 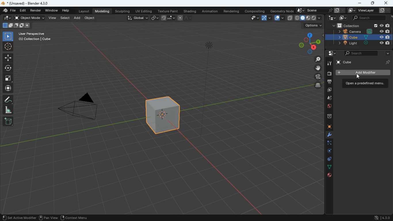 I want to click on line, so click(x=186, y=18).